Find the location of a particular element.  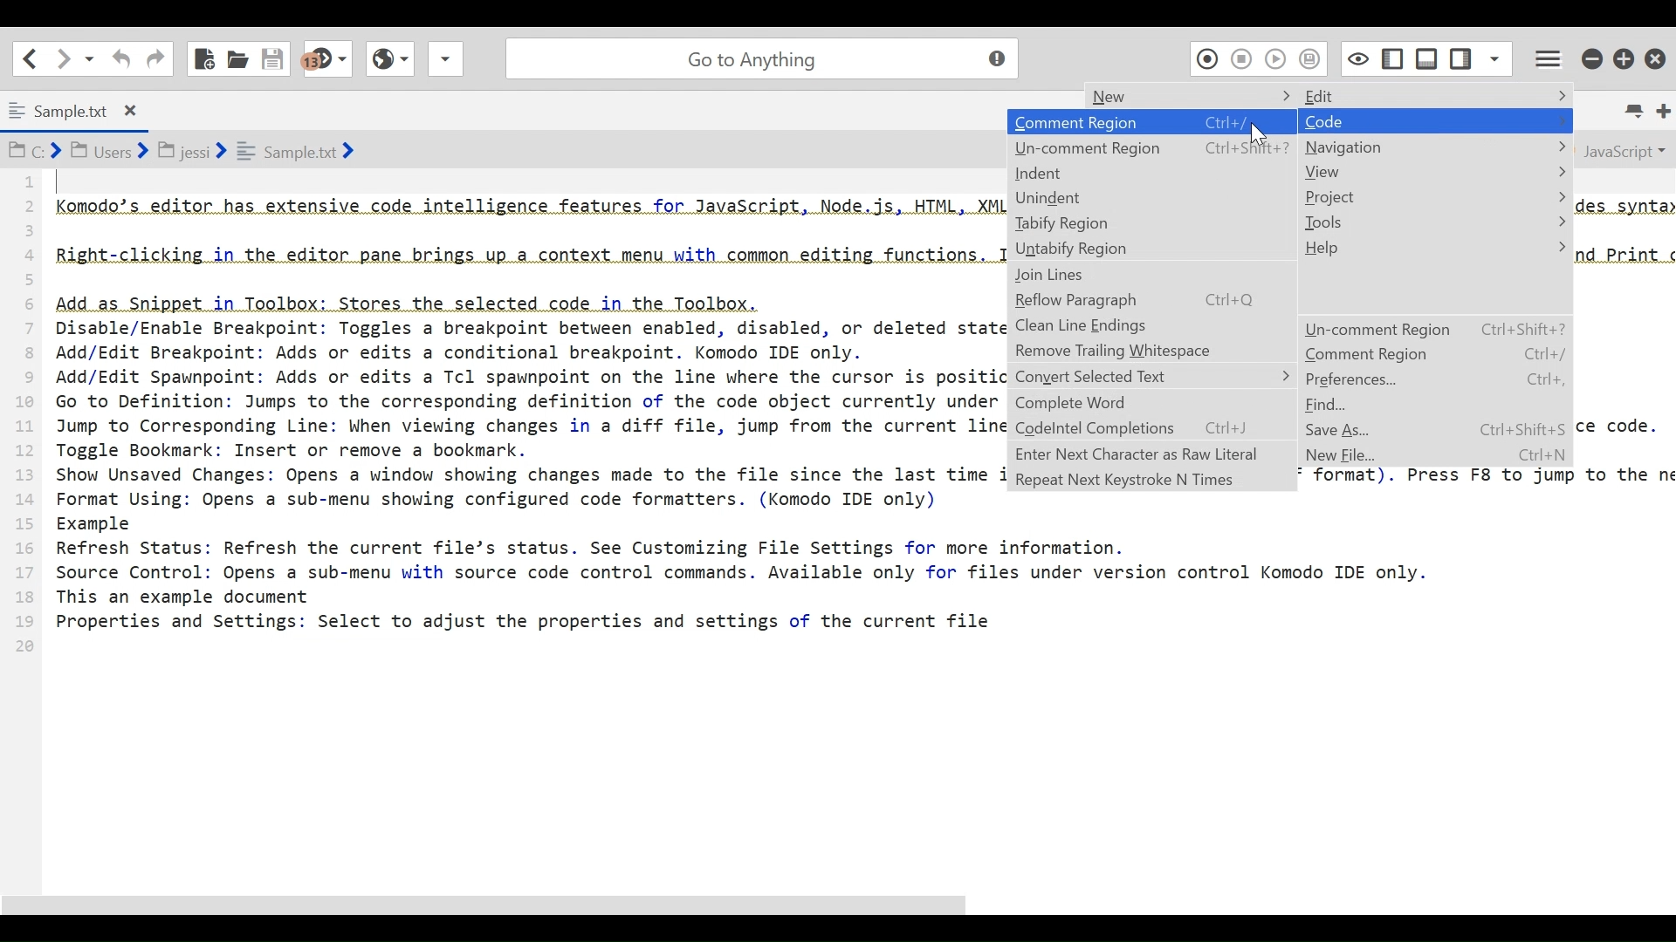

Play Last Macro is located at coordinates (1275, 58).